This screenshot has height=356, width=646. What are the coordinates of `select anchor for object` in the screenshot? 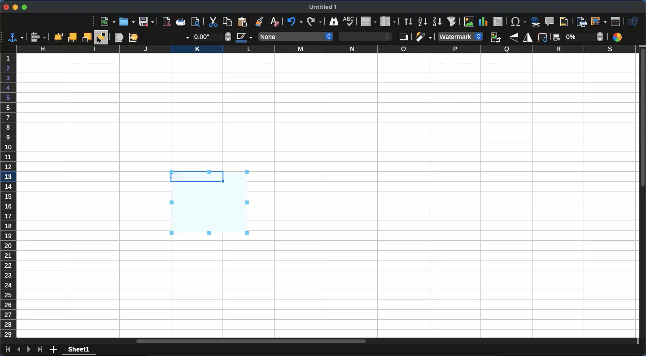 It's located at (16, 37).